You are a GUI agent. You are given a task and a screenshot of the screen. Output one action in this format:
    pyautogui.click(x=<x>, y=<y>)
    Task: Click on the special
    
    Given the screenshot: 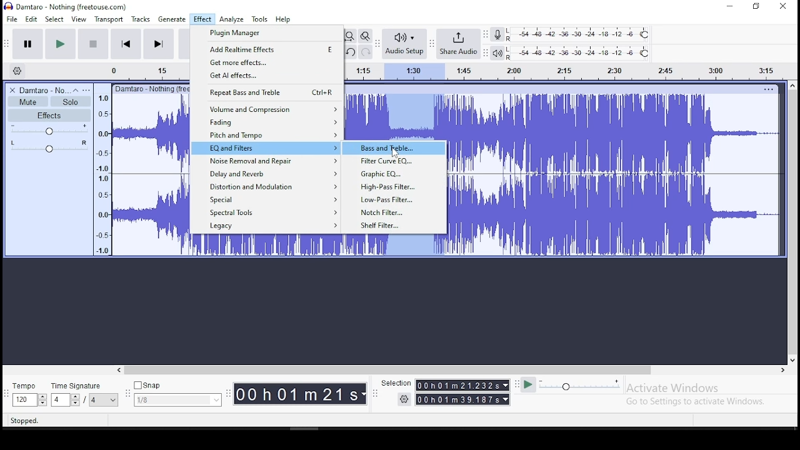 What is the action you would take?
    pyautogui.click(x=266, y=200)
    